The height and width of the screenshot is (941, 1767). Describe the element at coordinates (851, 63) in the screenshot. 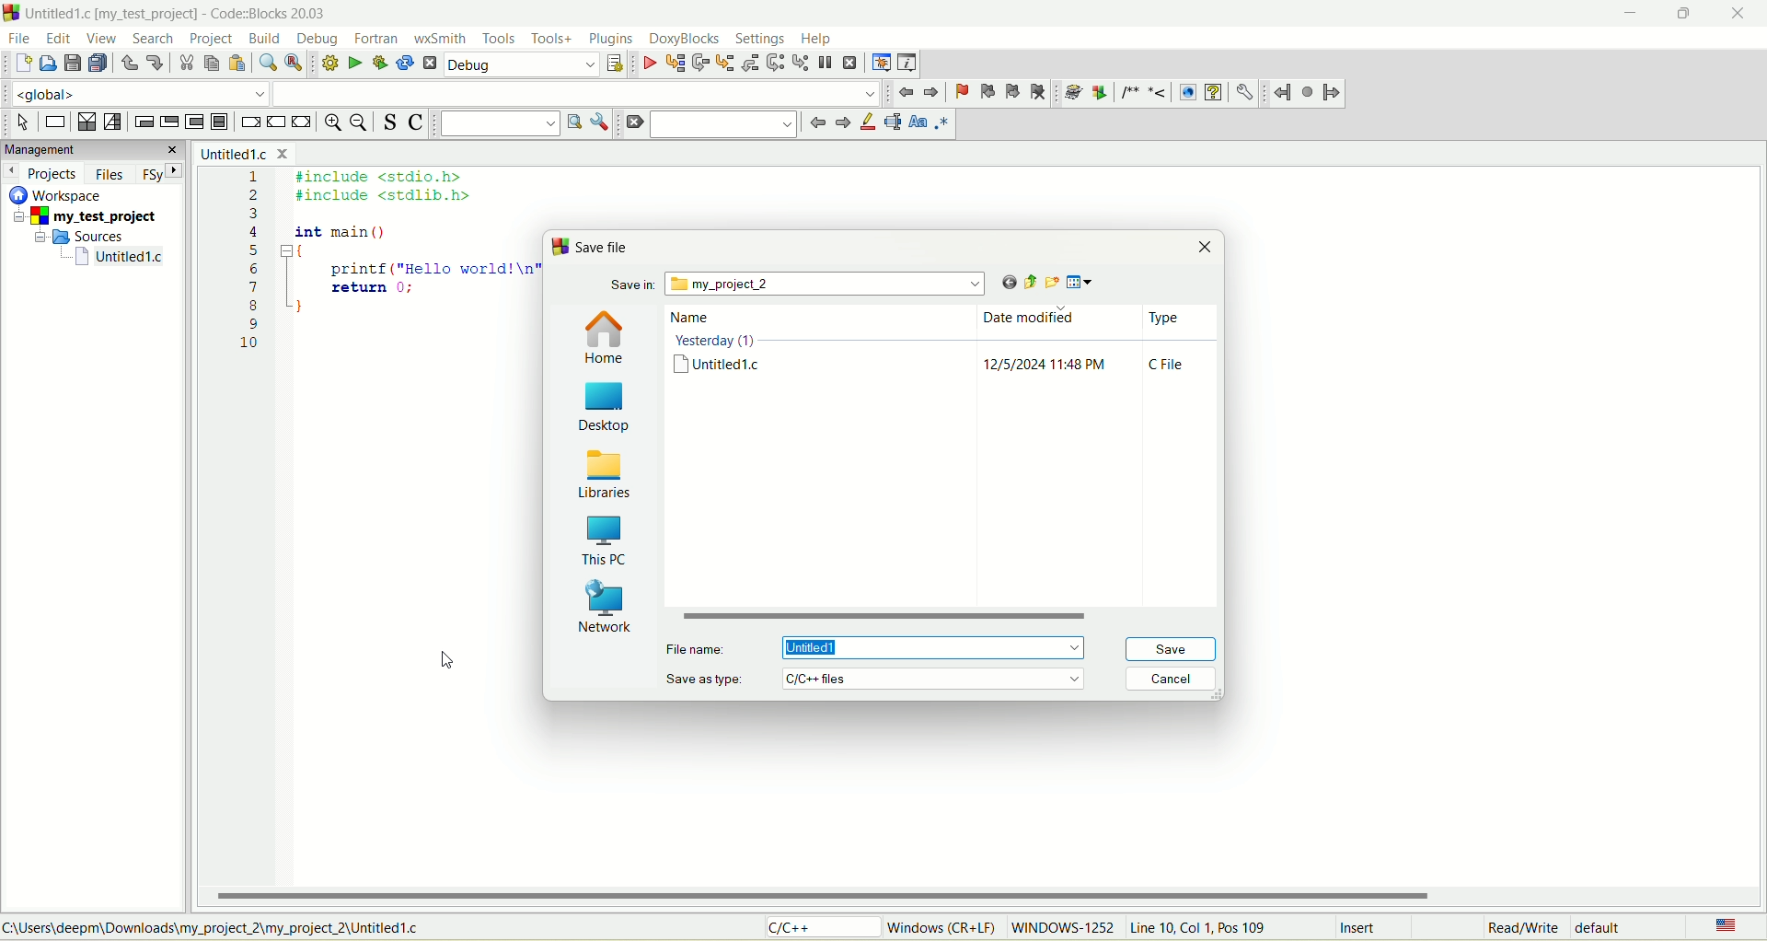

I see `stop debugger` at that location.